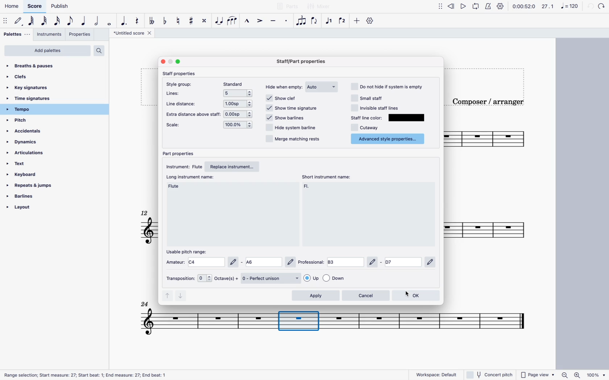 The height and width of the screenshot is (380, 609). What do you see at coordinates (179, 21) in the screenshot?
I see `toggle natural` at bounding box center [179, 21].